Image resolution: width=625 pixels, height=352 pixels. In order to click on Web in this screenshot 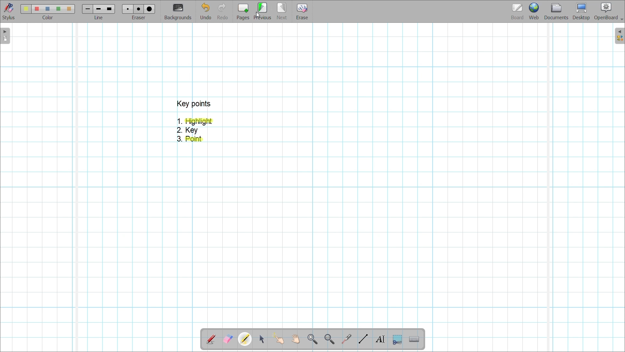, I will do `click(534, 11)`.